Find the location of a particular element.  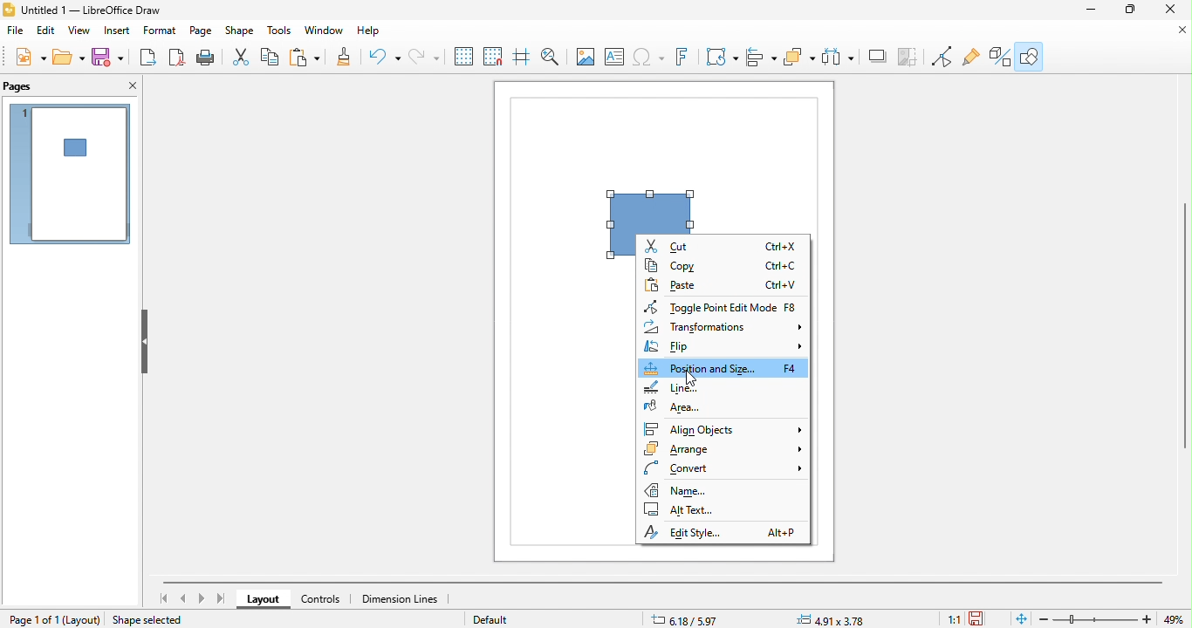

page 1 of 1 is located at coordinates (33, 619).